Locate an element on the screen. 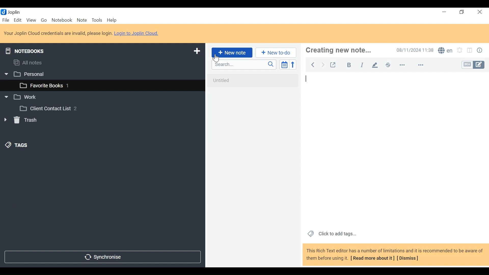 The image size is (489, 275). Note is located at coordinates (81, 20).